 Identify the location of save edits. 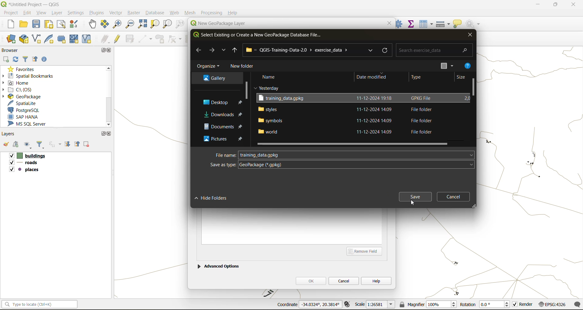
(131, 39).